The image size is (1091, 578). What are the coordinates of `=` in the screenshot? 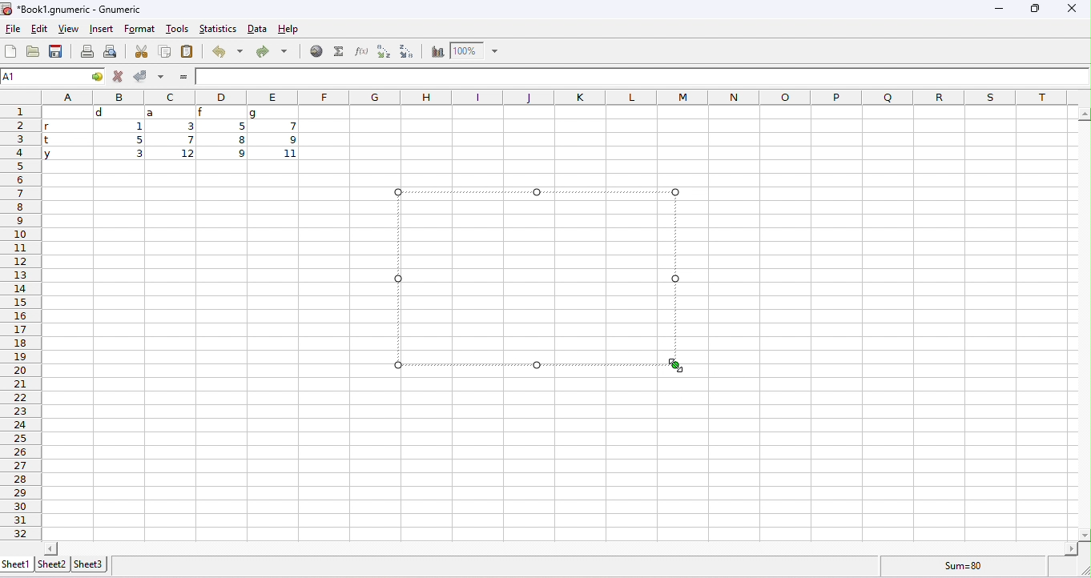 It's located at (185, 77).